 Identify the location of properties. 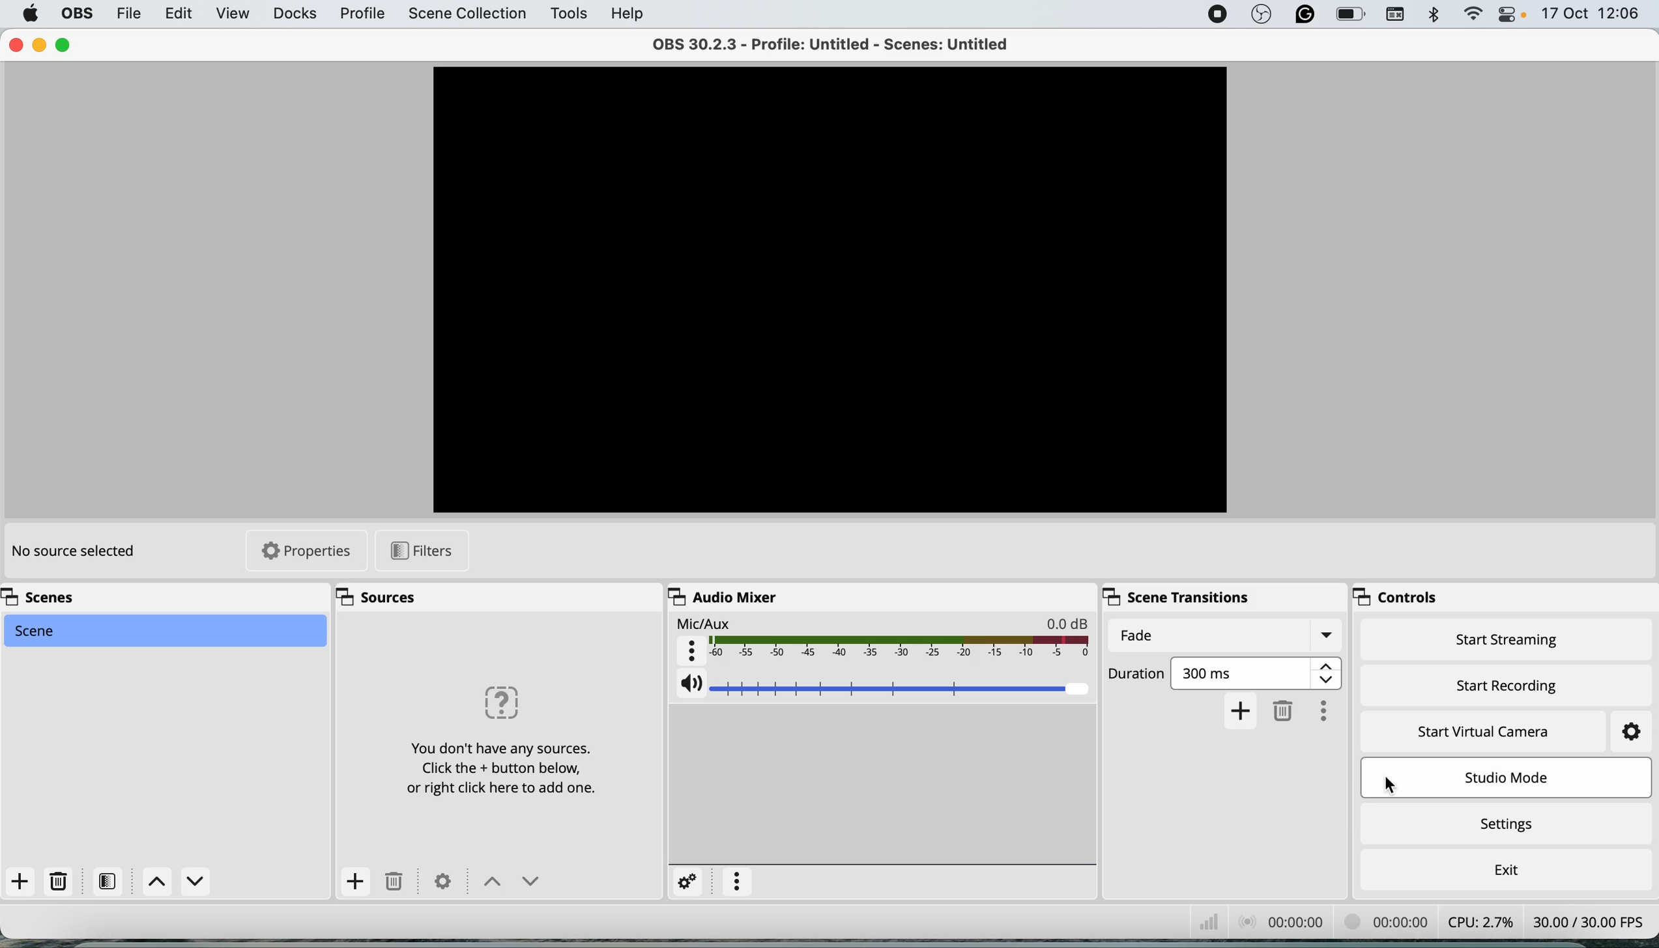
(304, 551).